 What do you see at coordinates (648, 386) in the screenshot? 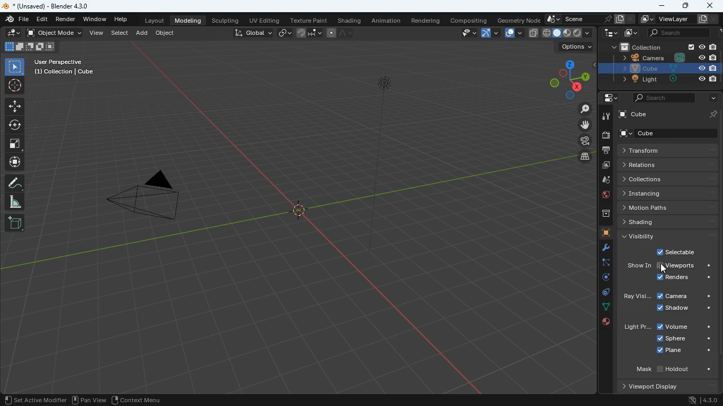
I see `Viewport Display` at bounding box center [648, 386].